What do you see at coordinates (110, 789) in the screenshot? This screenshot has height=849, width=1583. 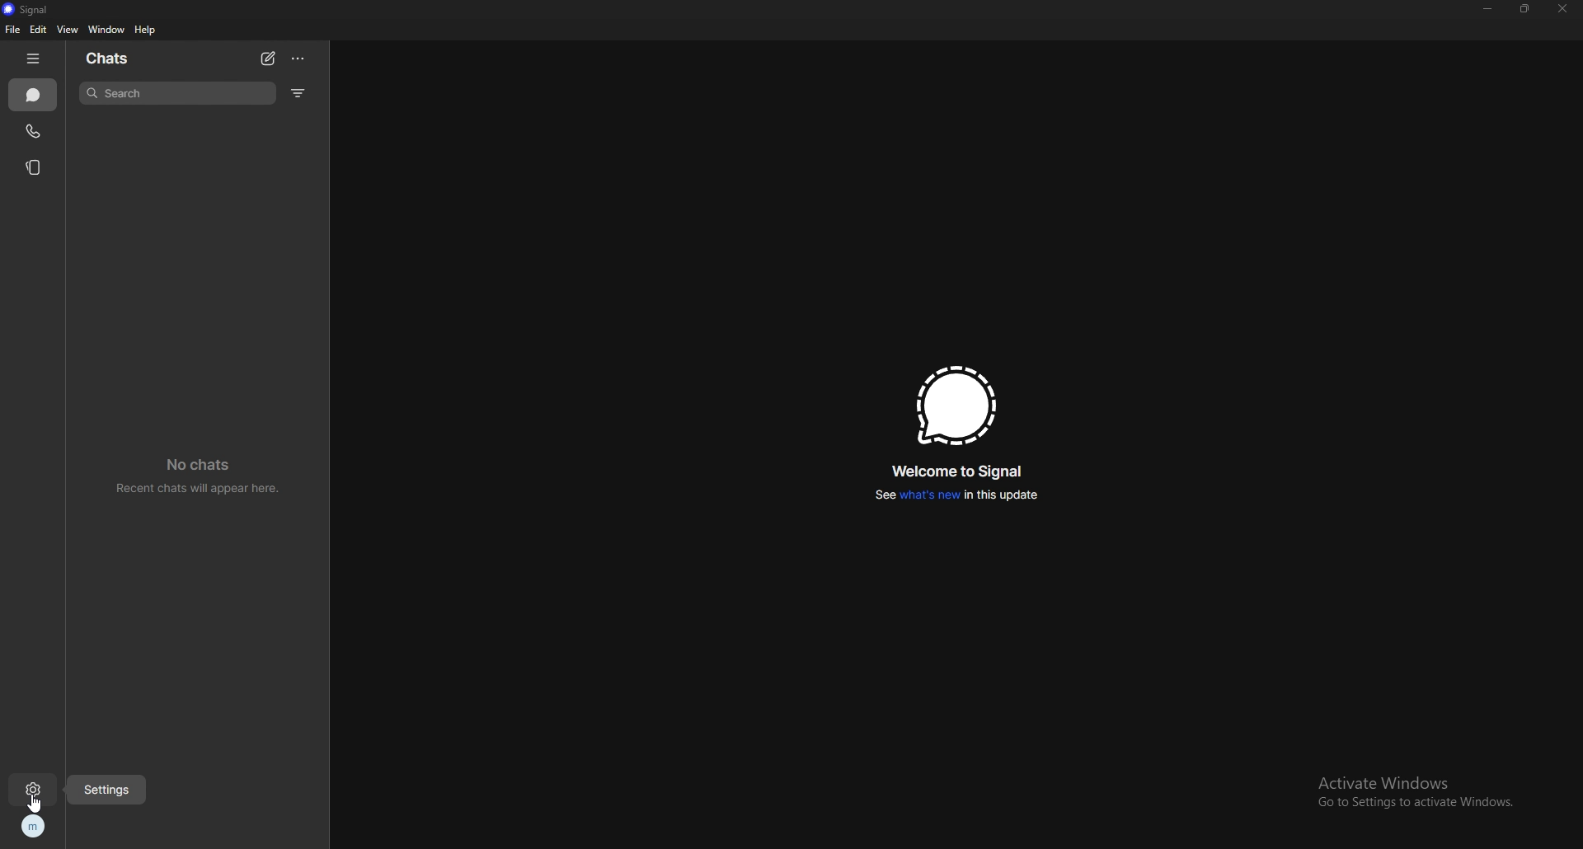 I see `settings` at bounding box center [110, 789].